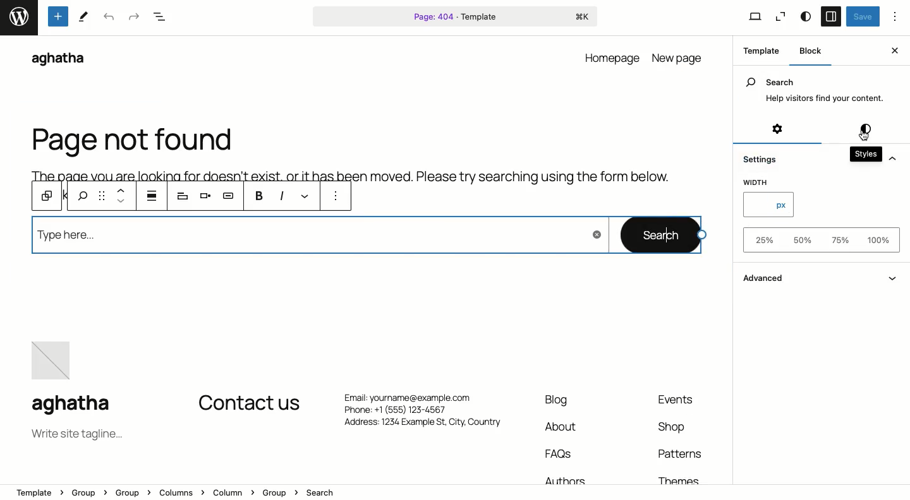 This screenshot has height=500, width=910. What do you see at coordinates (120, 198) in the screenshot?
I see `Move up and down` at bounding box center [120, 198].